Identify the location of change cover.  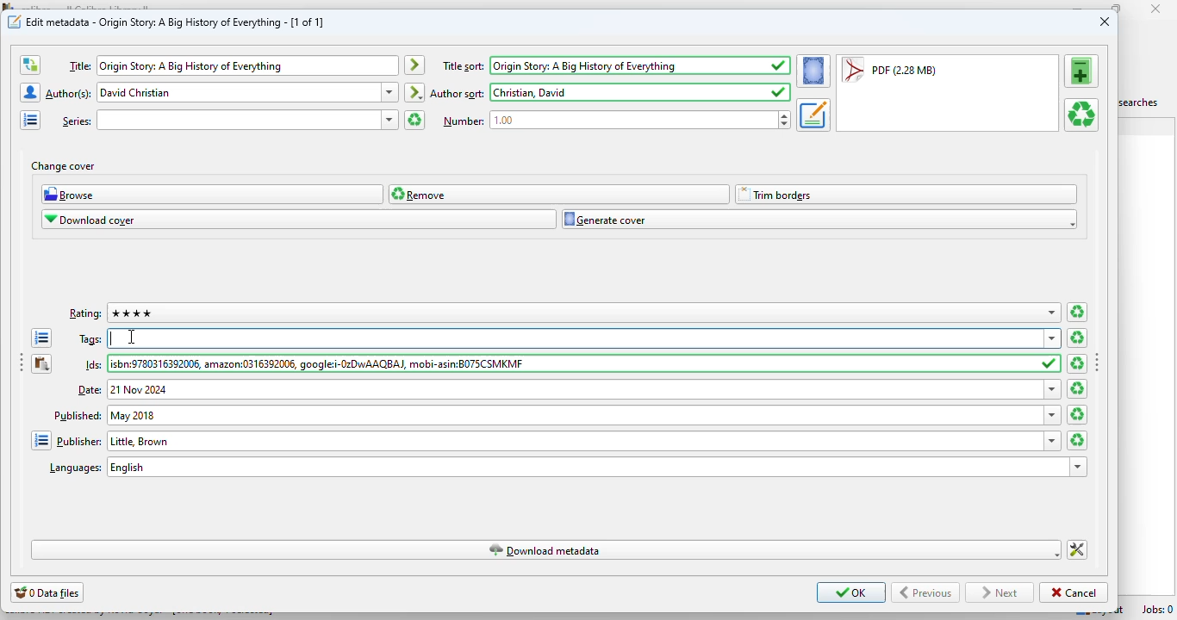
(63, 166).